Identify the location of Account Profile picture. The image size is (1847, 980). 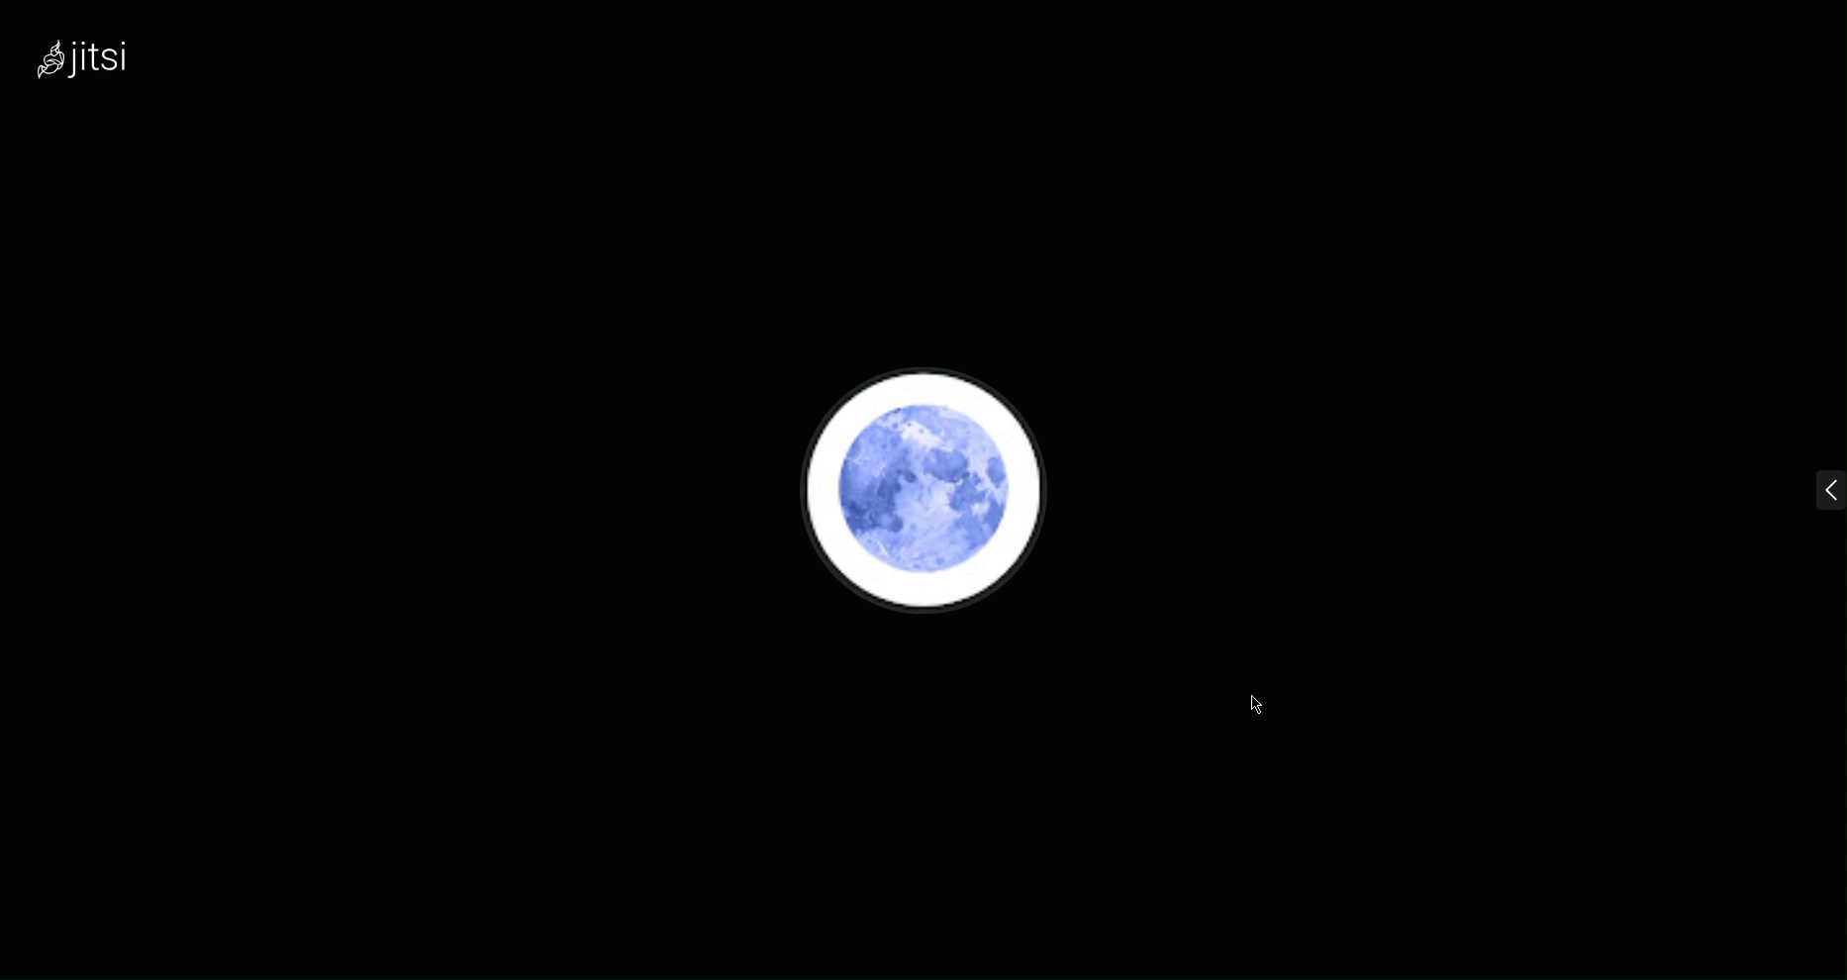
(909, 491).